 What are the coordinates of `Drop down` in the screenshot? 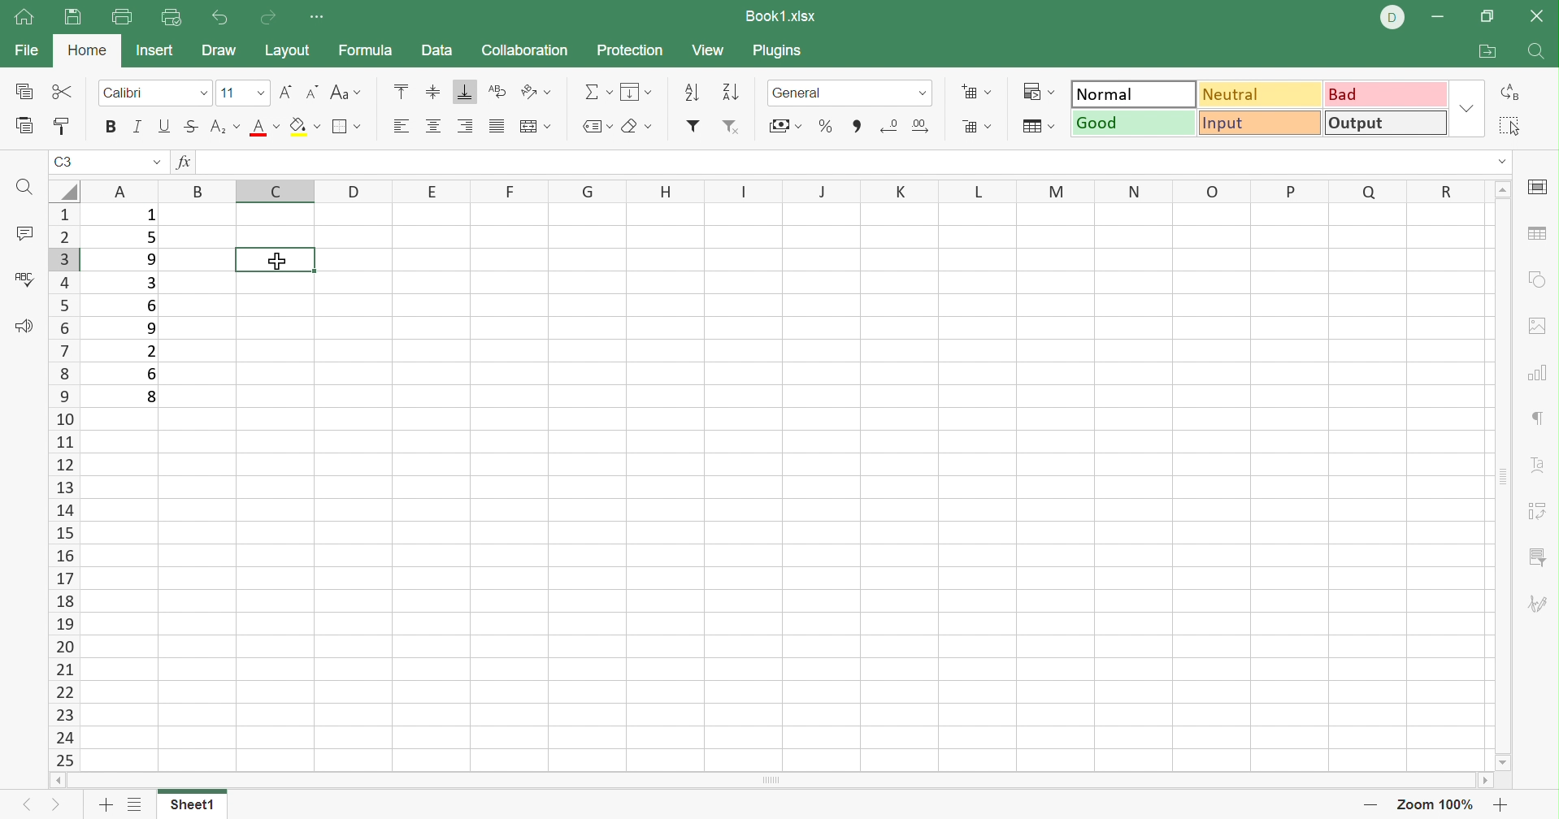 It's located at (925, 93).